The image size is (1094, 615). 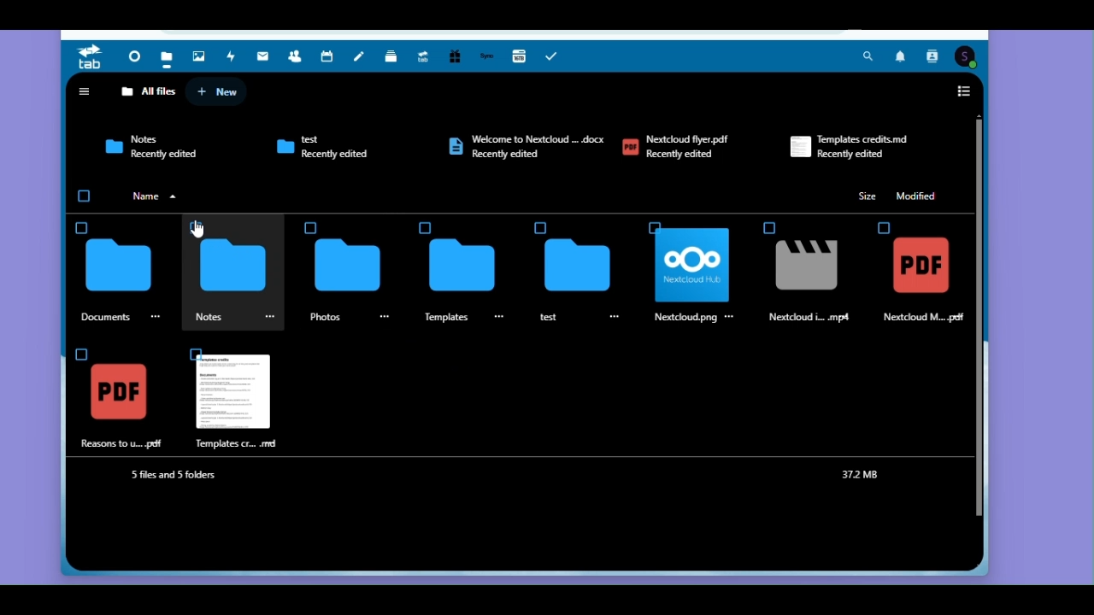 I want to click on Photos, so click(x=200, y=53).